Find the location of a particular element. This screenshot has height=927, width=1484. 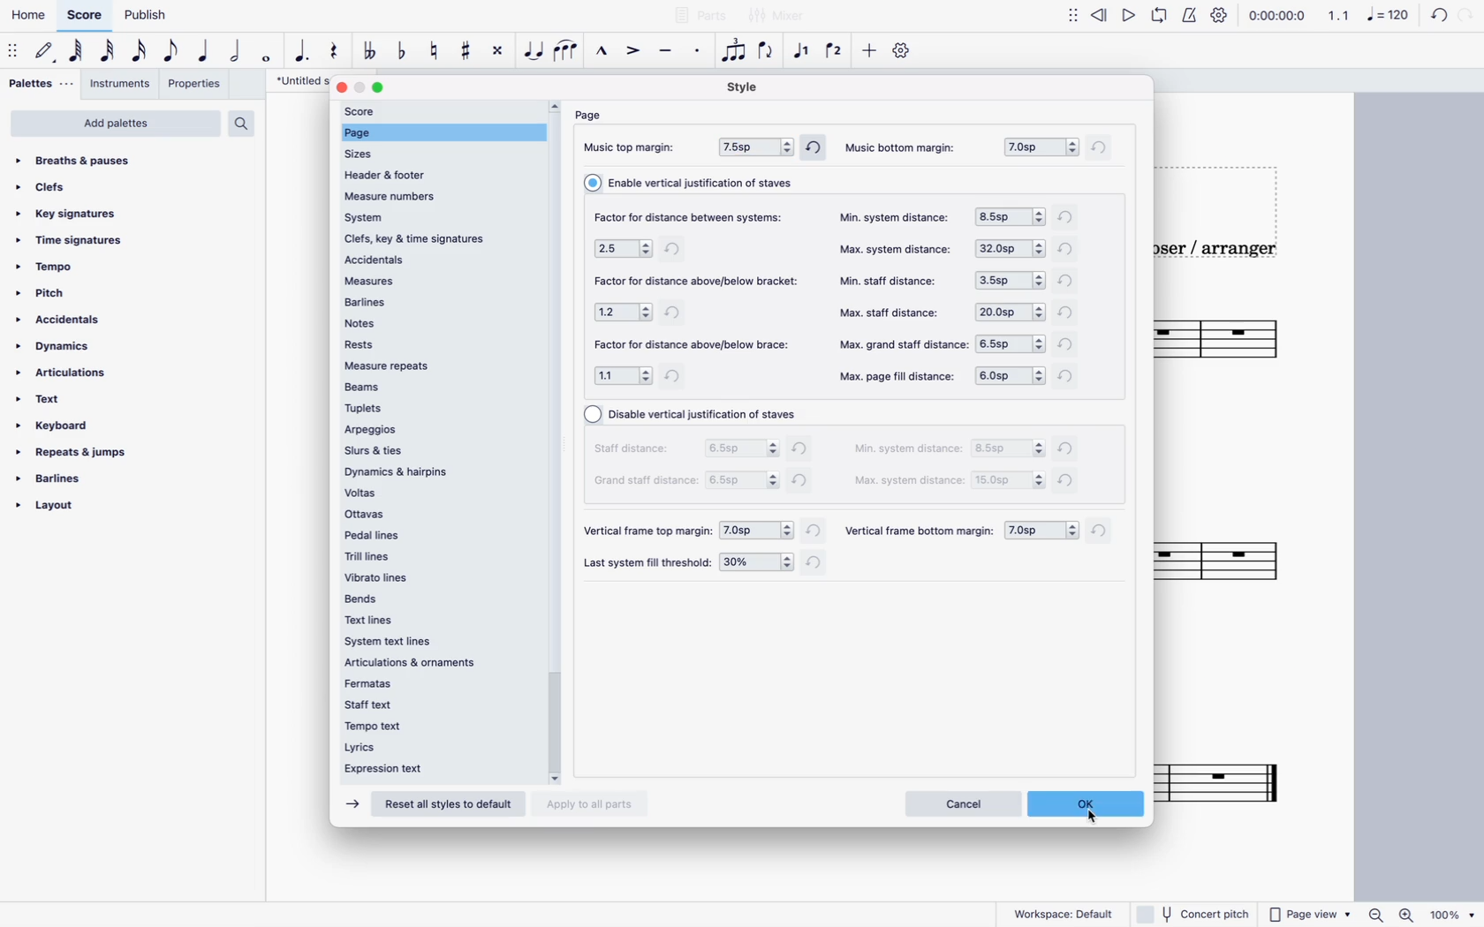

refresh is located at coordinates (678, 379).